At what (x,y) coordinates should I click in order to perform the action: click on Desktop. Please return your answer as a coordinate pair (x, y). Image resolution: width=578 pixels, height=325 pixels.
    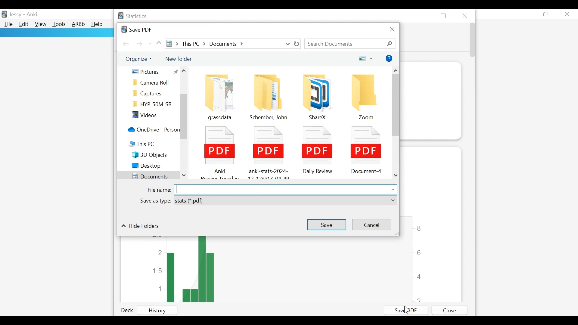
    Looking at the image, I should click on (153, 166).